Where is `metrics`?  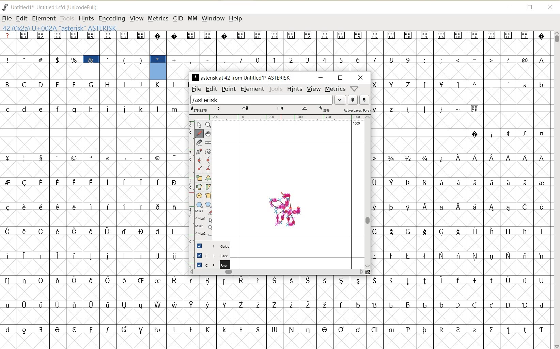
metrics is located at coordinates (336, 89).